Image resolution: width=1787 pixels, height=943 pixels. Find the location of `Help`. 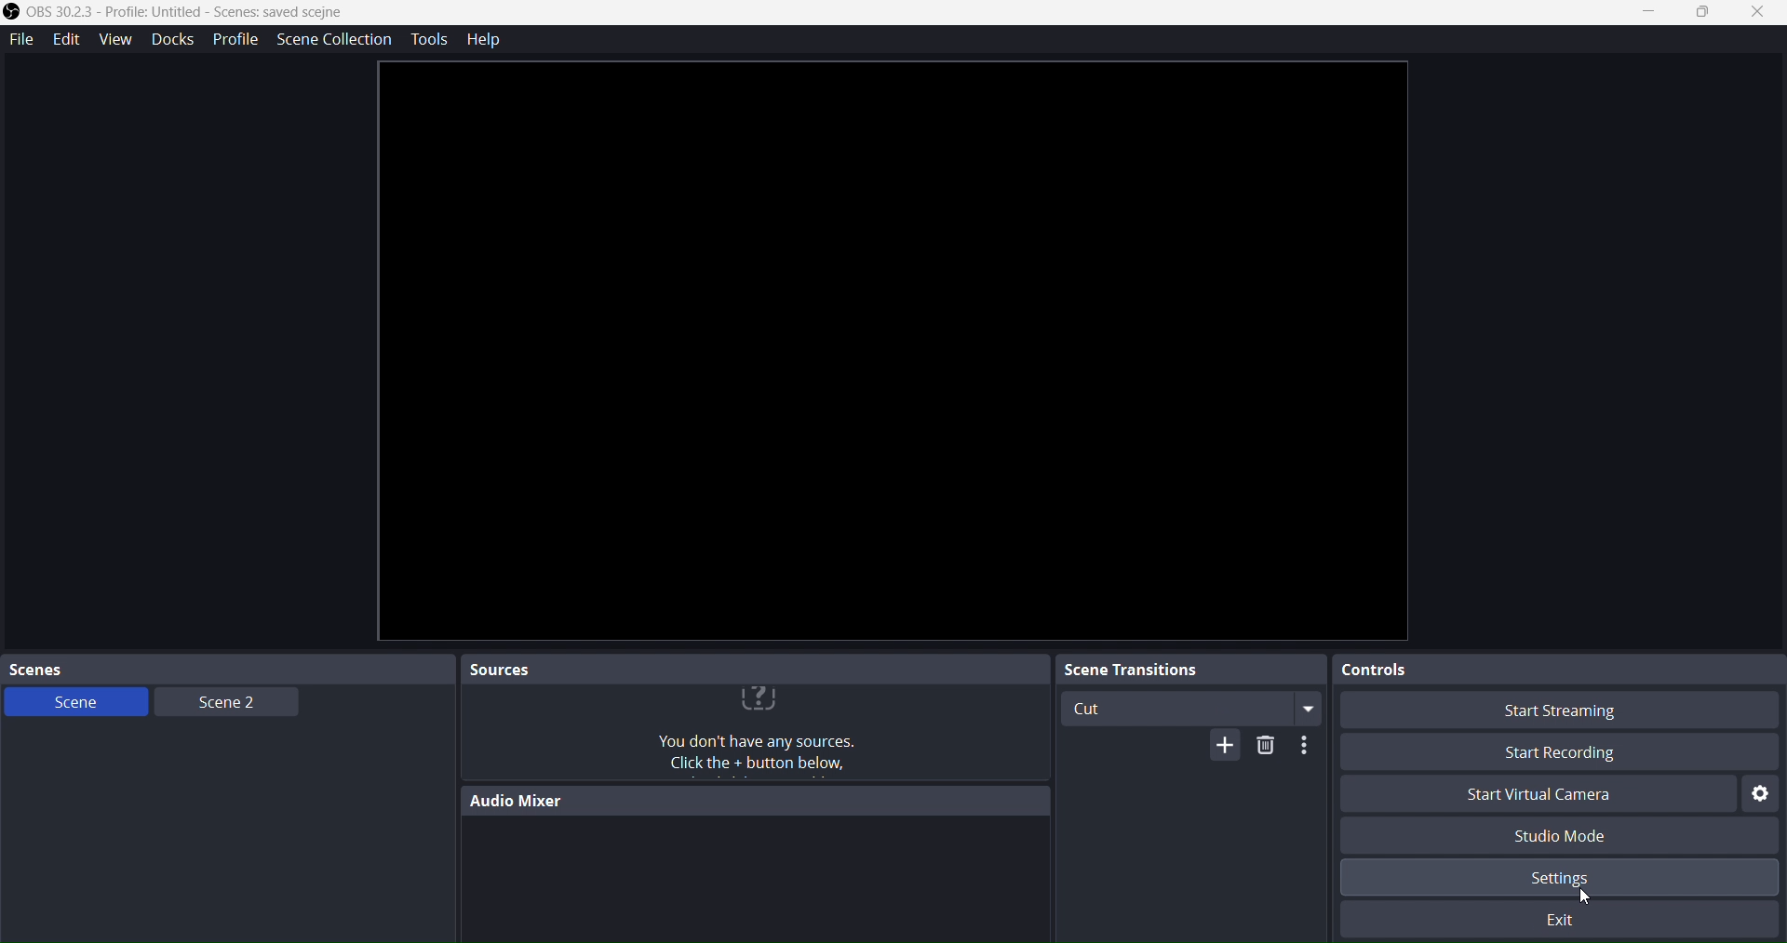

Help is located at coordinates (490, 41).